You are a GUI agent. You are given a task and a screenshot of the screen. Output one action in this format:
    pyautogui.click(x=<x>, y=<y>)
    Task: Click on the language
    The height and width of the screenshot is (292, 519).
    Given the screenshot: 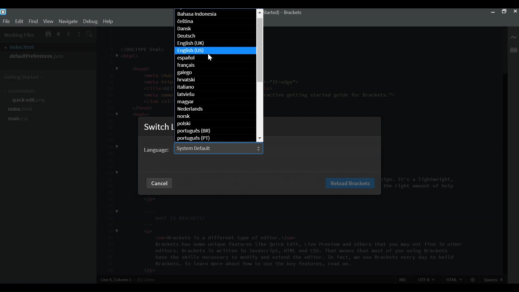 What is the action you would take?
    pyautogui.click(x=156, y=150)
    